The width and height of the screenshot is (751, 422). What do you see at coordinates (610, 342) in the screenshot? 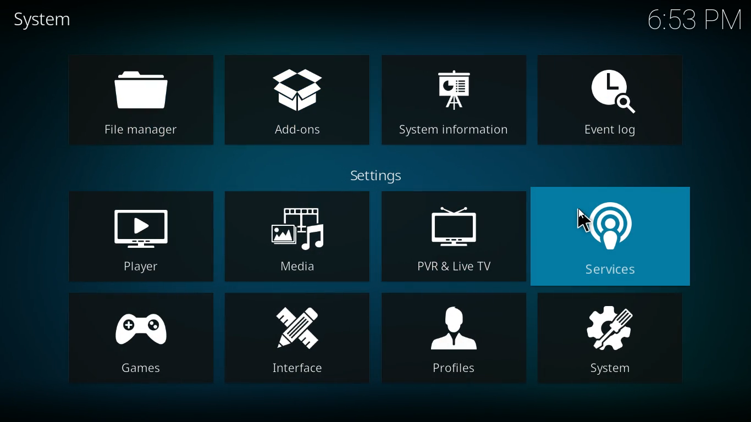
I see `system` at bounding box center [610, 342].